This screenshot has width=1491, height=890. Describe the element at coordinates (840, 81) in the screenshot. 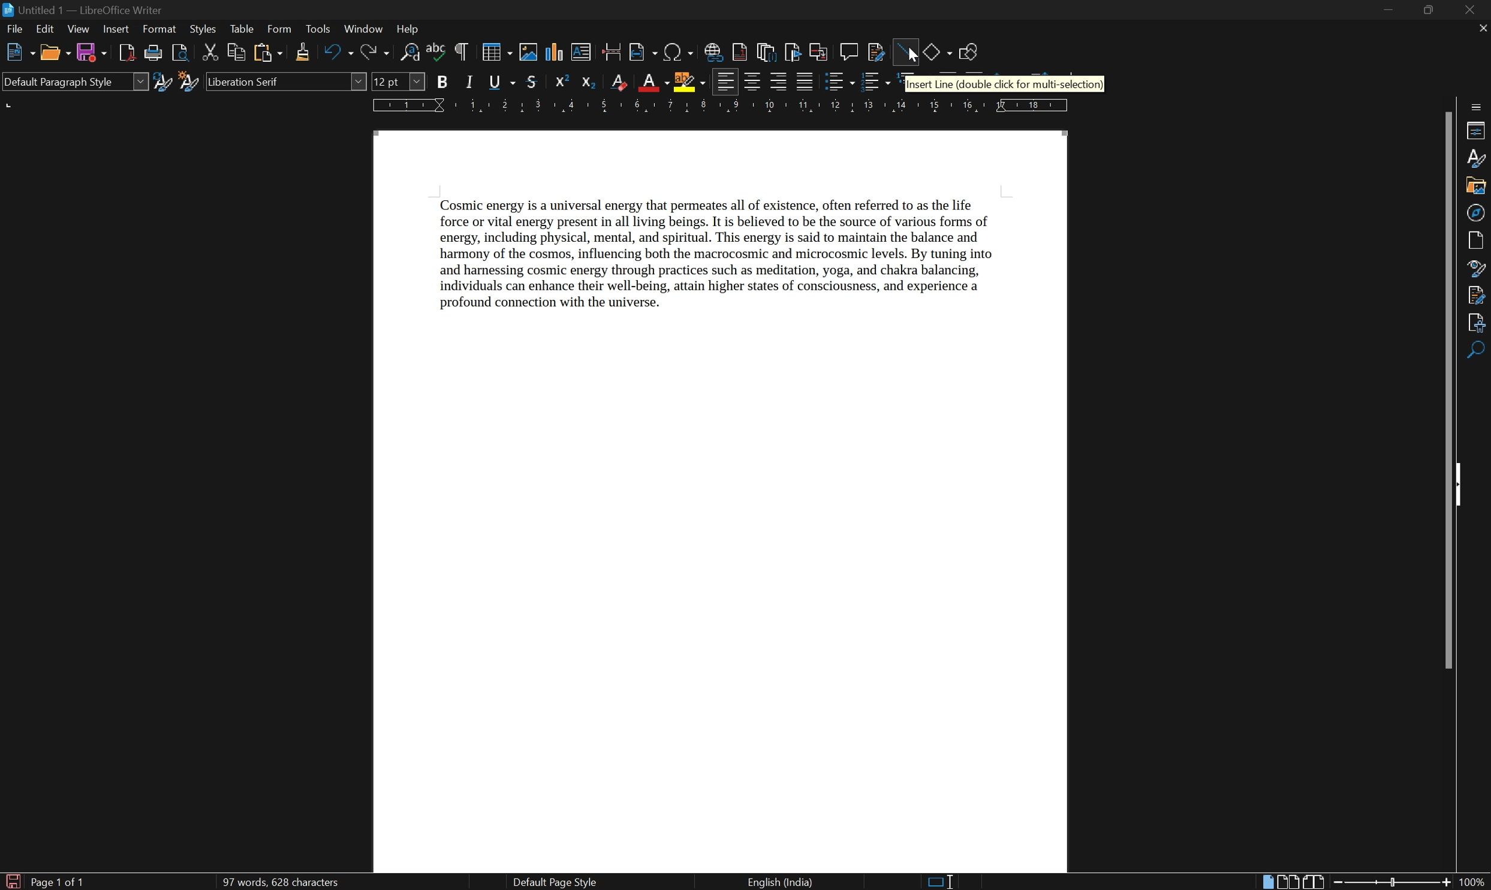

I see `toggle unordered list` at that location.